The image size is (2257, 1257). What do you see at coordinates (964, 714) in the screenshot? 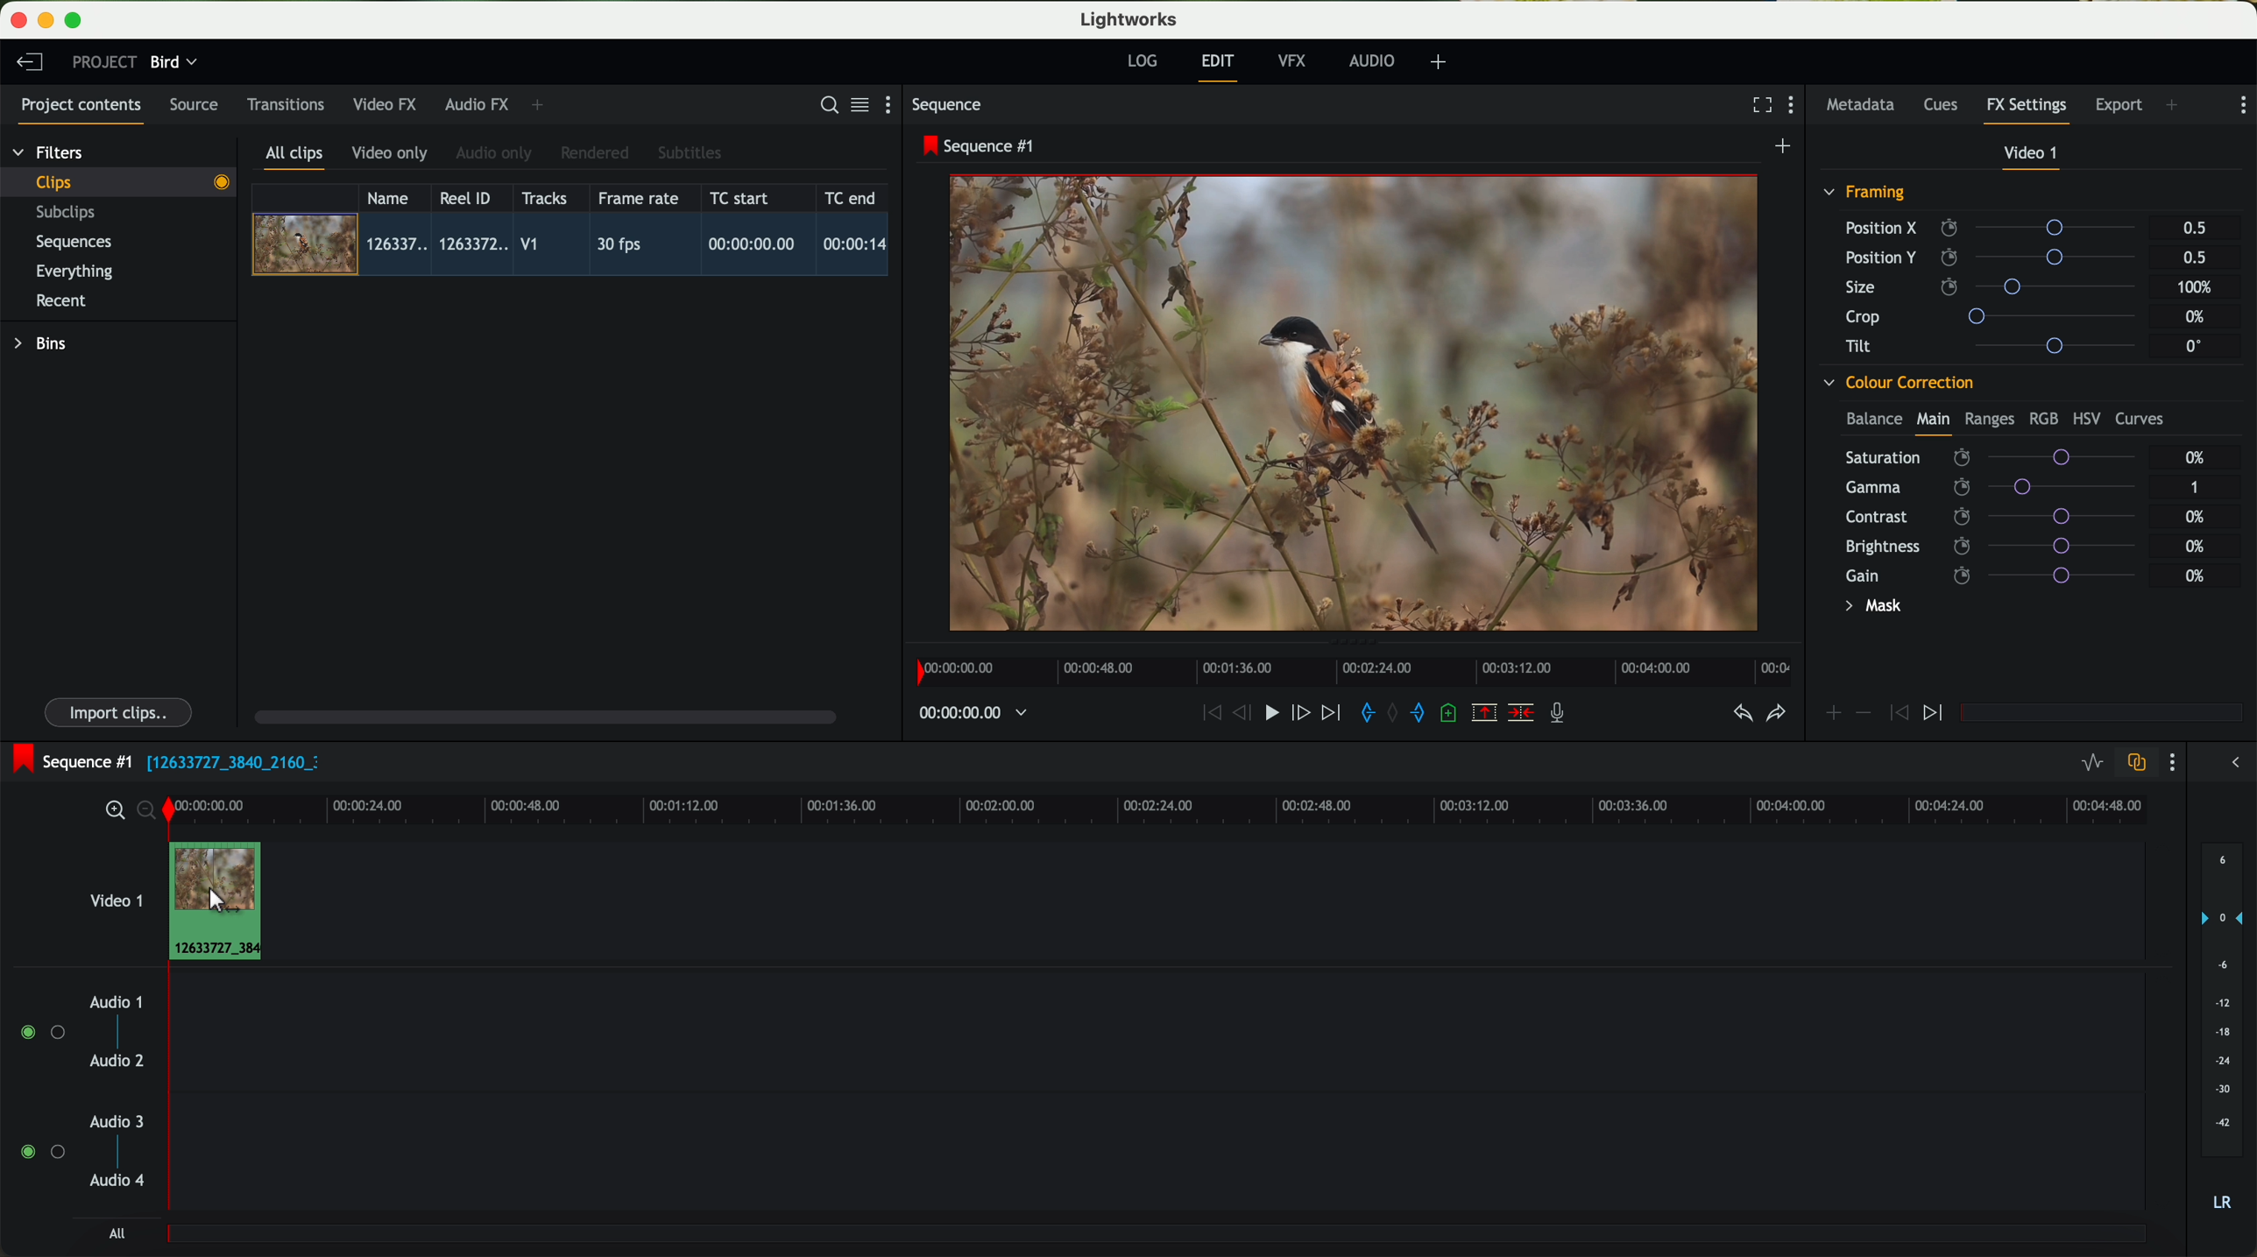
I see `timeline` at bounding box center [964, 714].